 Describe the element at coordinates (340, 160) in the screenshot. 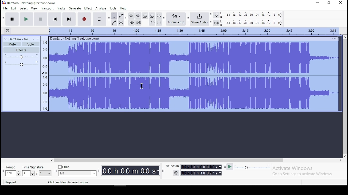

I see `scroll right` at that location.